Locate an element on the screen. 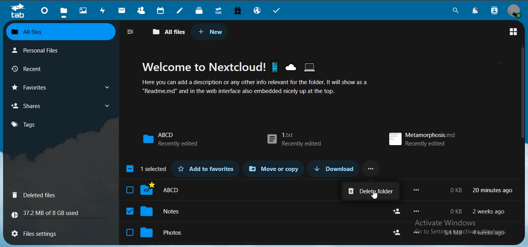 This screenshot has width=528, height=247. email hosting is located at coordinates (257, 10).